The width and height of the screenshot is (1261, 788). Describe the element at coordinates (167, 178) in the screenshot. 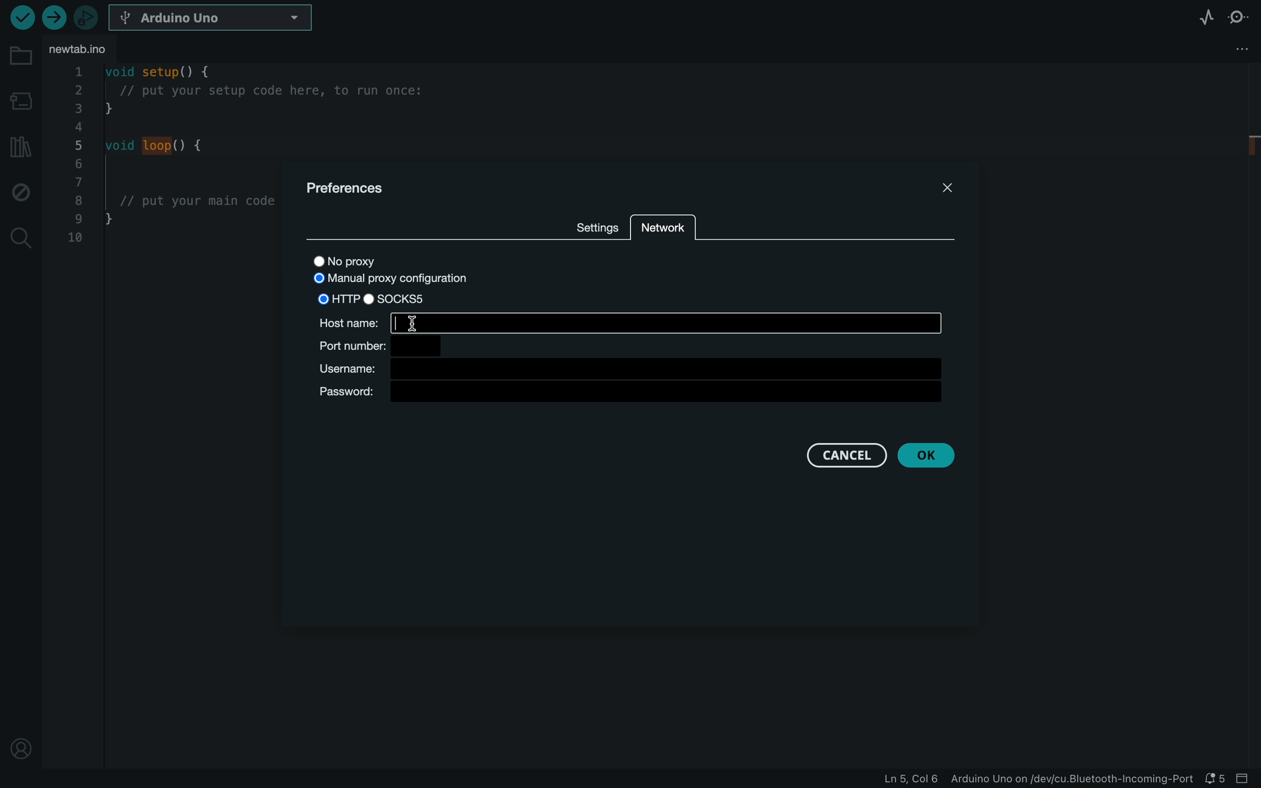

I see `code` at that location.